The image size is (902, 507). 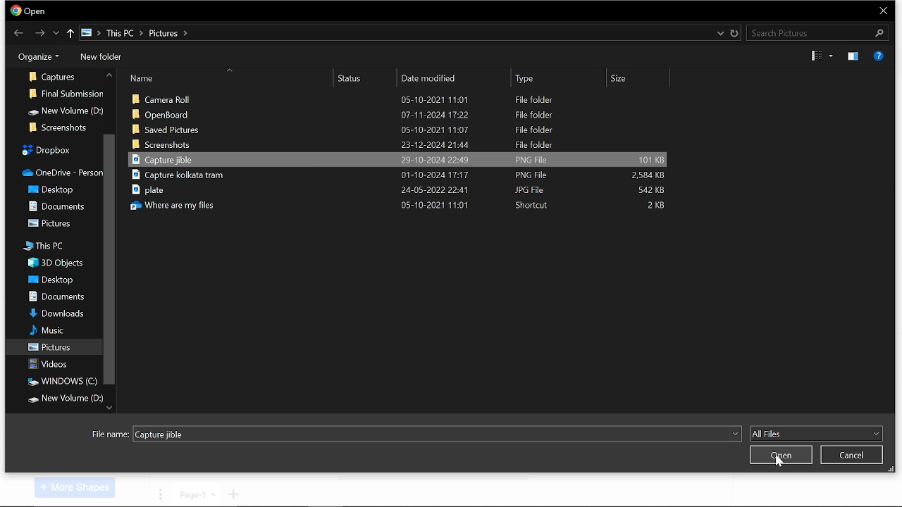 What do you see at coordinates (52, 73) in the screenshot?
I see `folders` at bounding box center [52, 73].